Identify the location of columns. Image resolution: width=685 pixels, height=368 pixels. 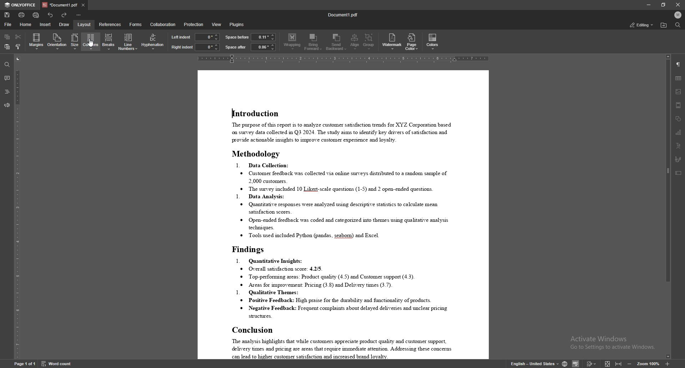
(91, 41).